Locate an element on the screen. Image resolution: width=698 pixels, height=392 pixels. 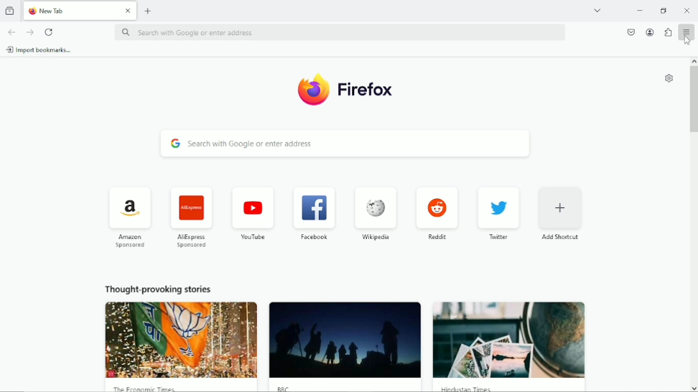
save to pocket is located at coordinates (630, 33).